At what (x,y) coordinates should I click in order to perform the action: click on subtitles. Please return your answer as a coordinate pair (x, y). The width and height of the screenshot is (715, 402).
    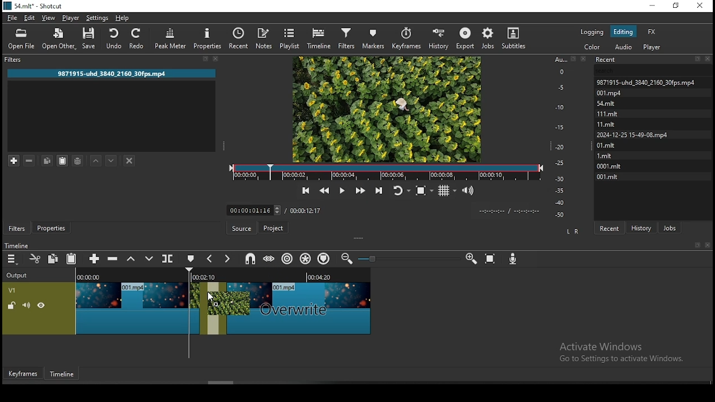
    Looking at the image, I should click on (512, 39).